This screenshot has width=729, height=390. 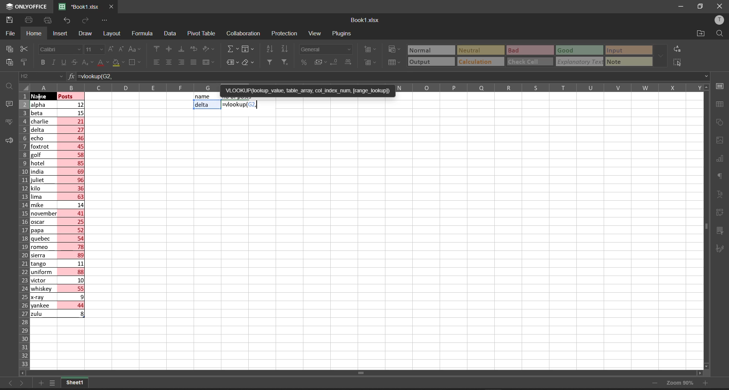 What do you see at coordinates (54, 384) in the screenshot?
I see `list of sheets` at bounding box center [54, 384].